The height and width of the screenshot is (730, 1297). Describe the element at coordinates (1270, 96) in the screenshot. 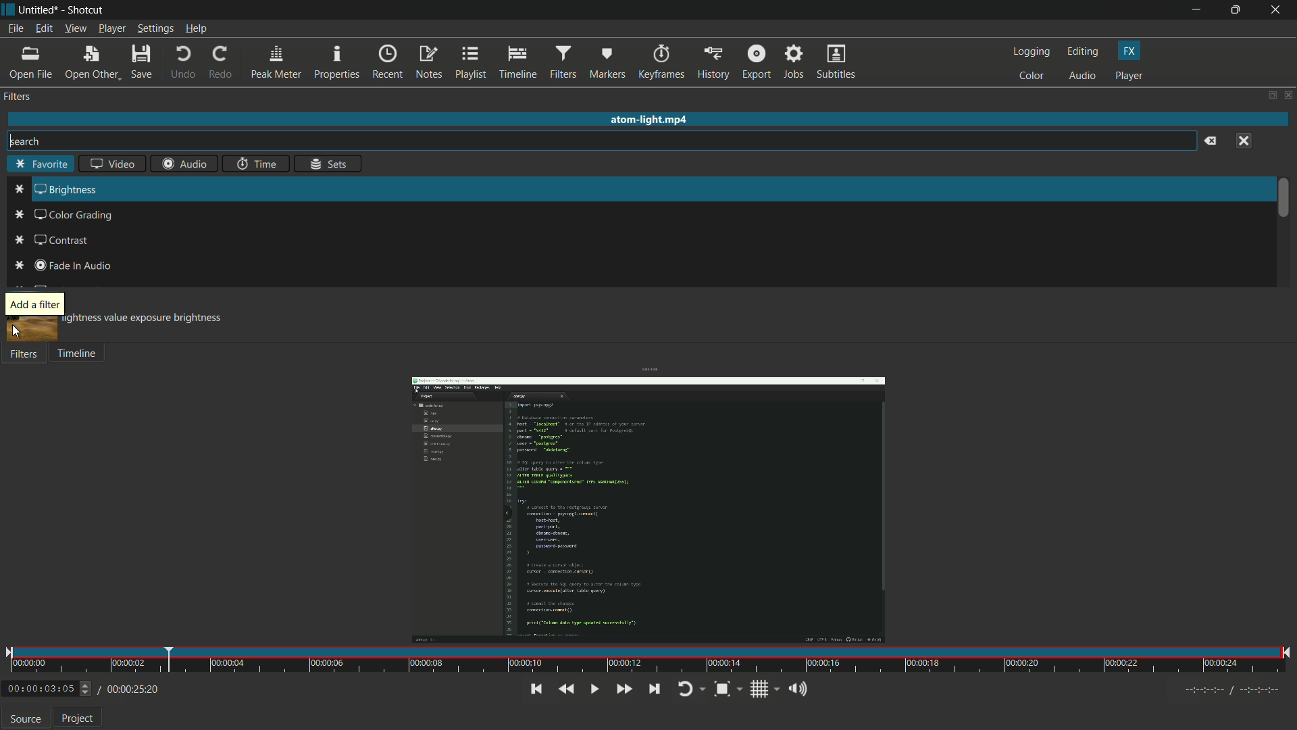

I see `change layout` at that location.